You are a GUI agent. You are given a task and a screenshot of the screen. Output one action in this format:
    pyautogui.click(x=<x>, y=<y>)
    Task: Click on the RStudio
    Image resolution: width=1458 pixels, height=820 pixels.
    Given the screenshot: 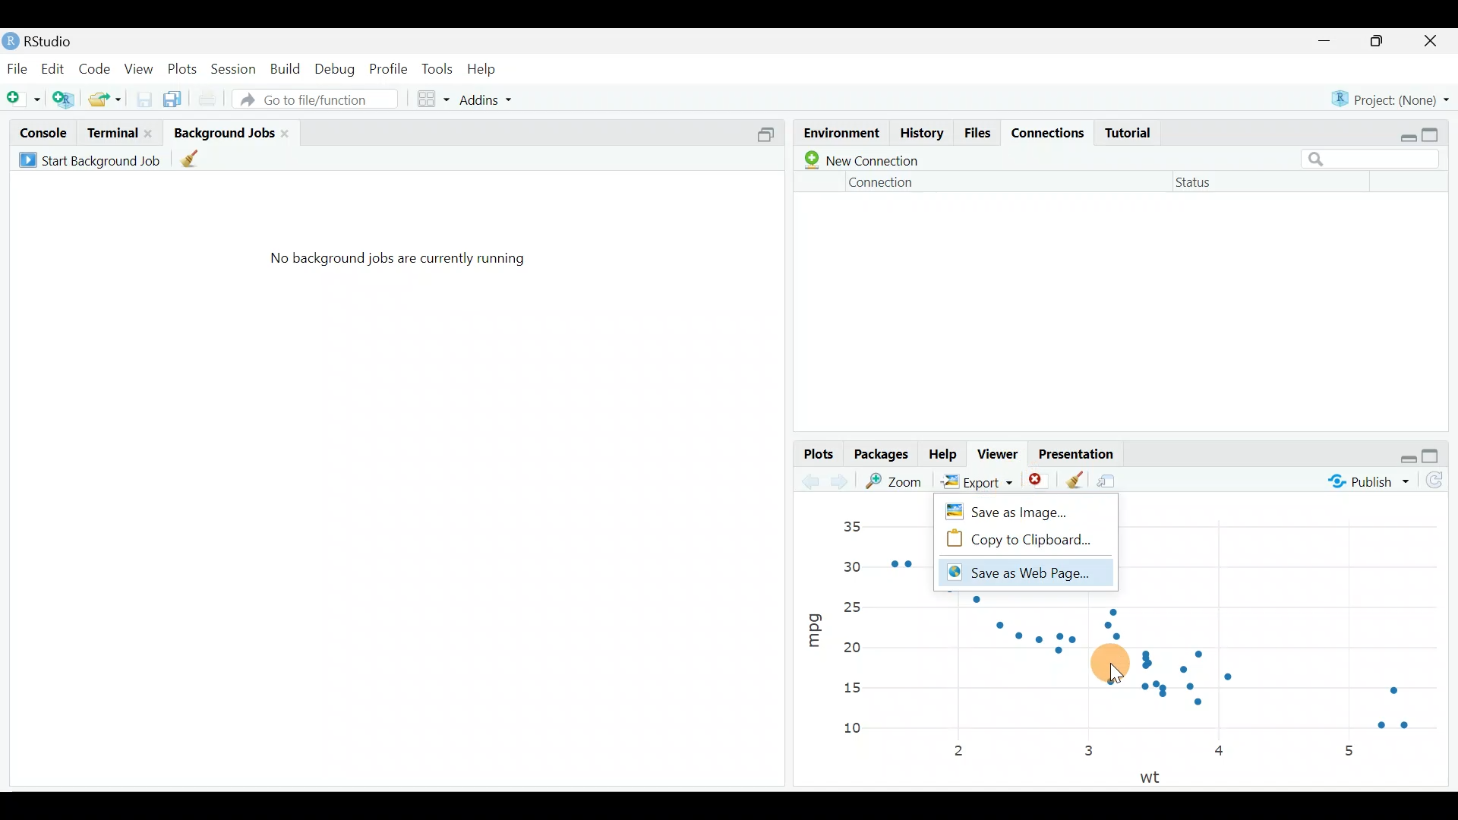 What is the action you would take?
    pyautogui.click(x=61, y=39)
    